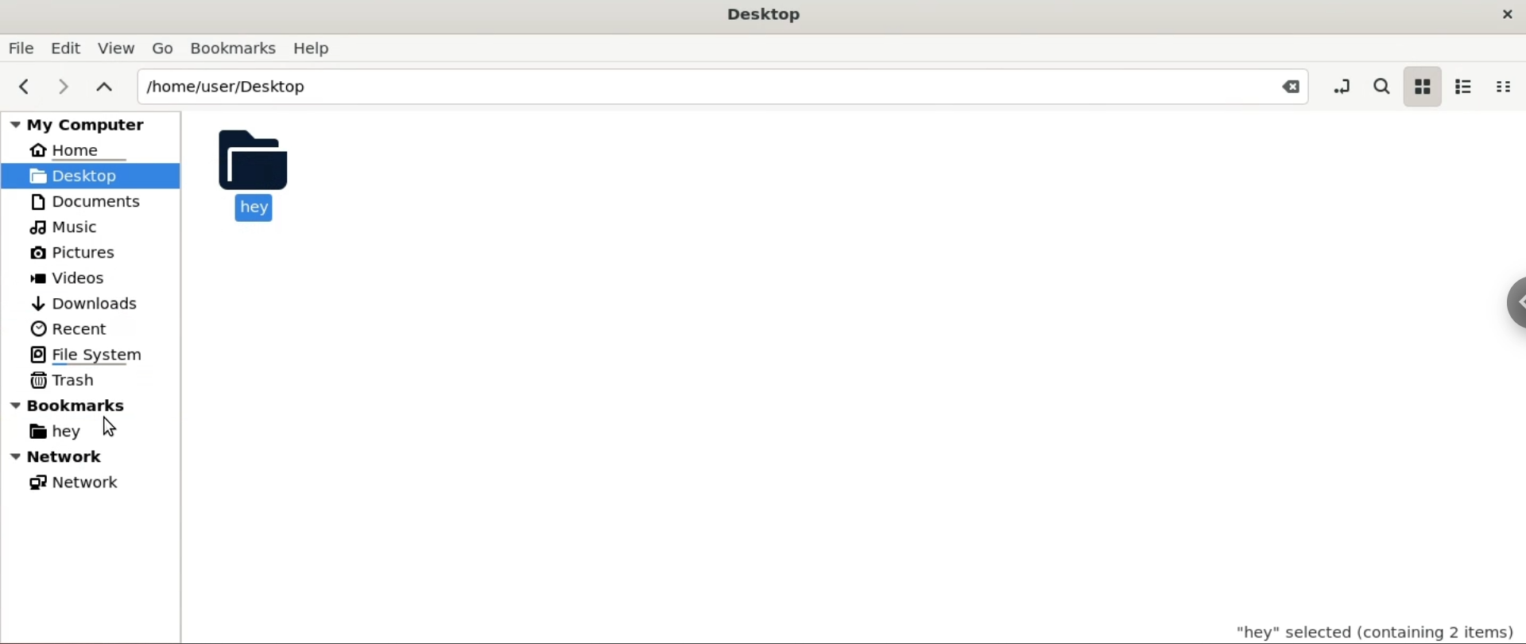 The width and height of the screenshot is (1526, 644). What do you see at coordinates (68, 46) in the screenshot?
I see `Edit` at bounding box center [68, 46].